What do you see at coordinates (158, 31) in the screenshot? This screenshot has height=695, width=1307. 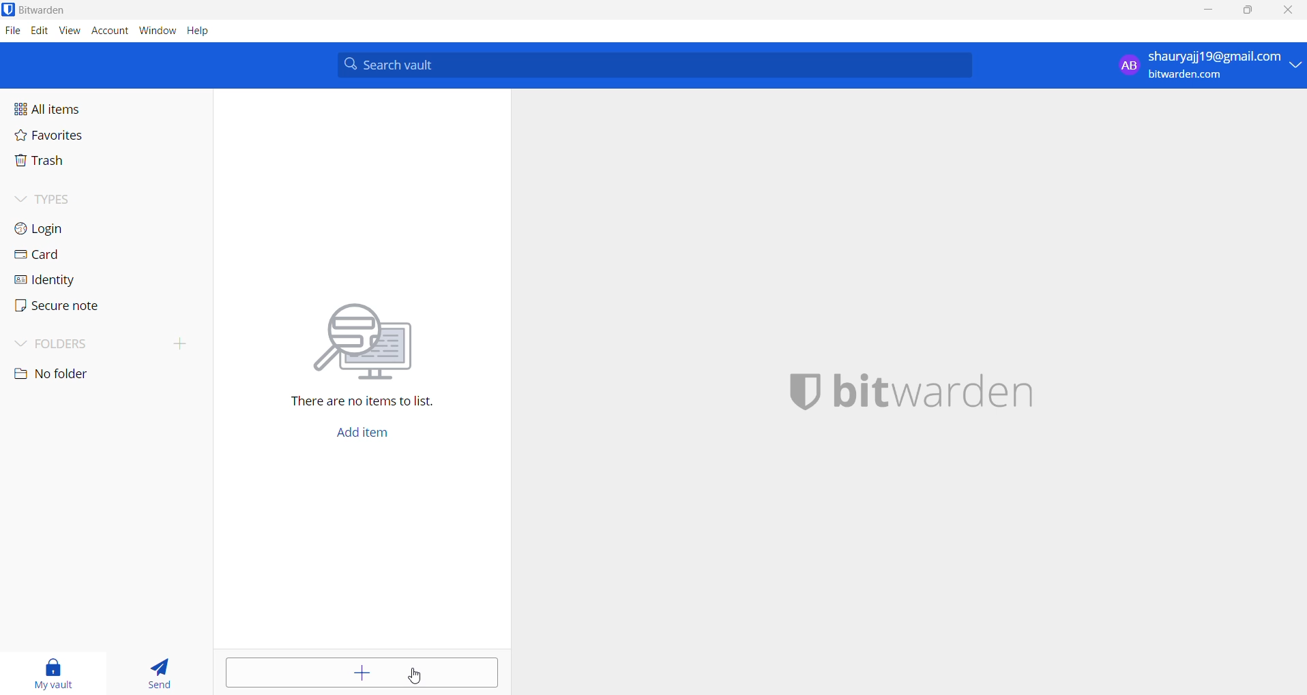 I see `window` at bounding box center [158, 31].